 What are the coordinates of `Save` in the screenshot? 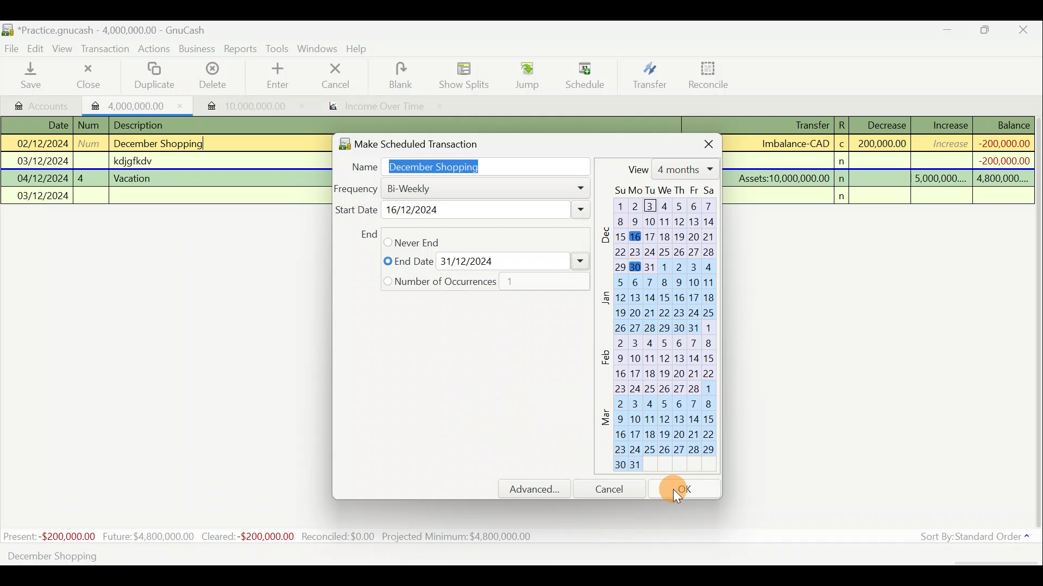 It's located at (33, 75).